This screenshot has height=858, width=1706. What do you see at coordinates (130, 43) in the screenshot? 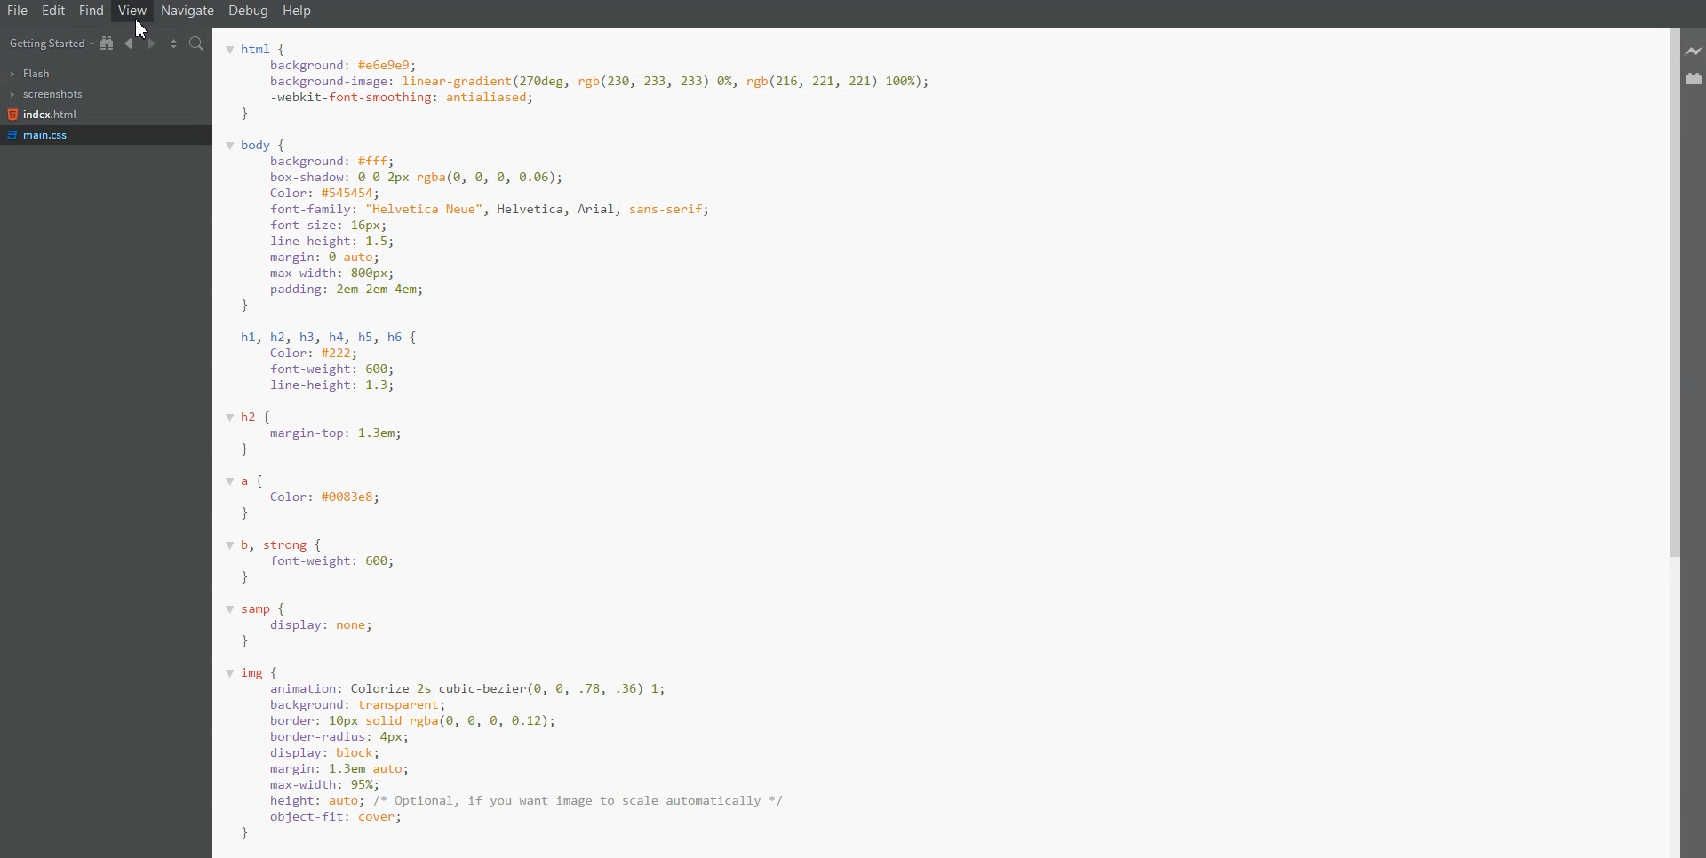
I see `Navigate Backwards` at bounding box center [130, 43].